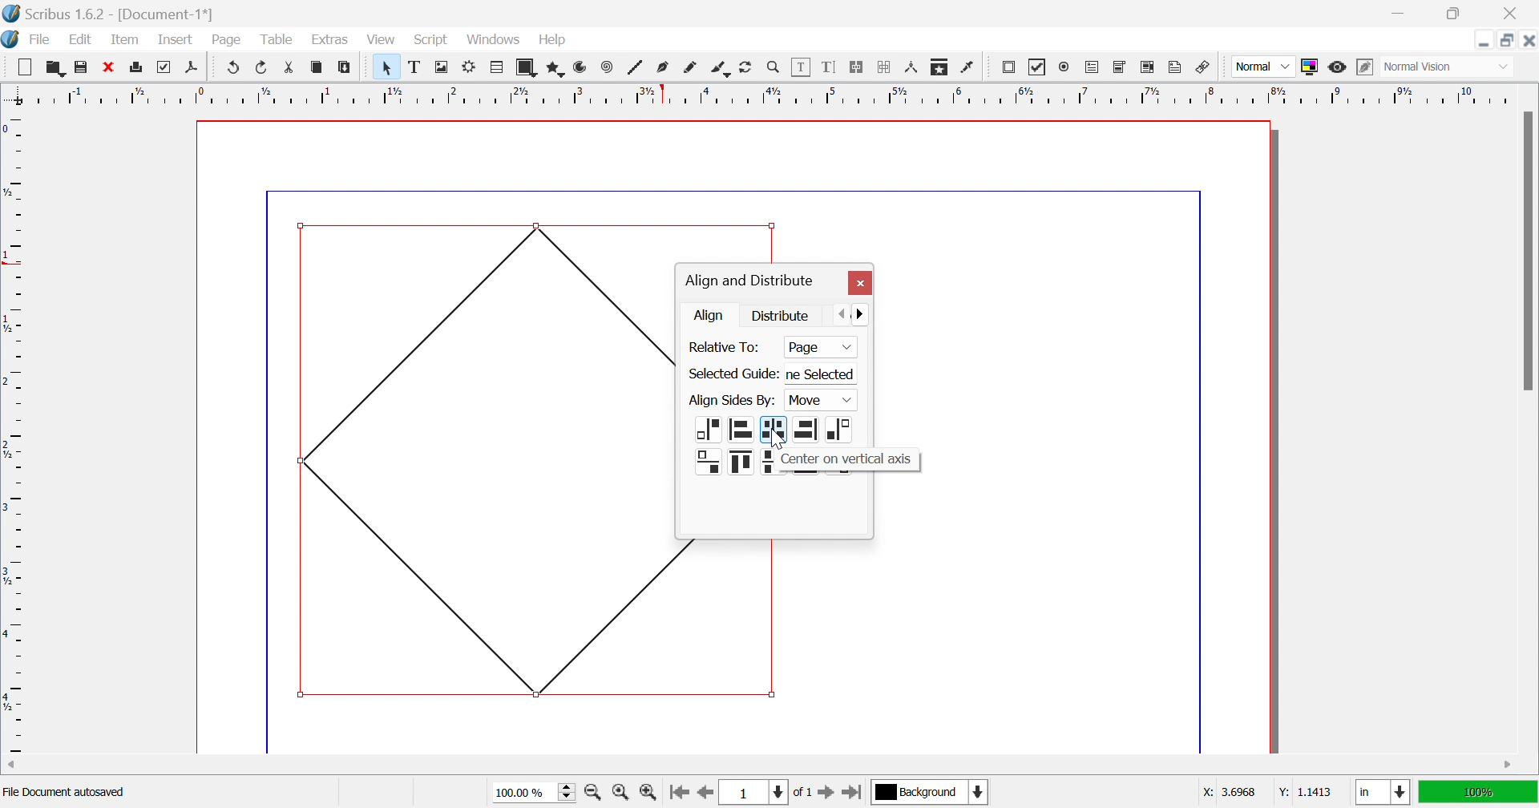 The width and height of the screenshot is (1539, 808). What do you see at coordinates (594, 795) in the screenshot?
I see `Zoom out by the stepping value in Tools preferences` at bounding box center [594, 795].